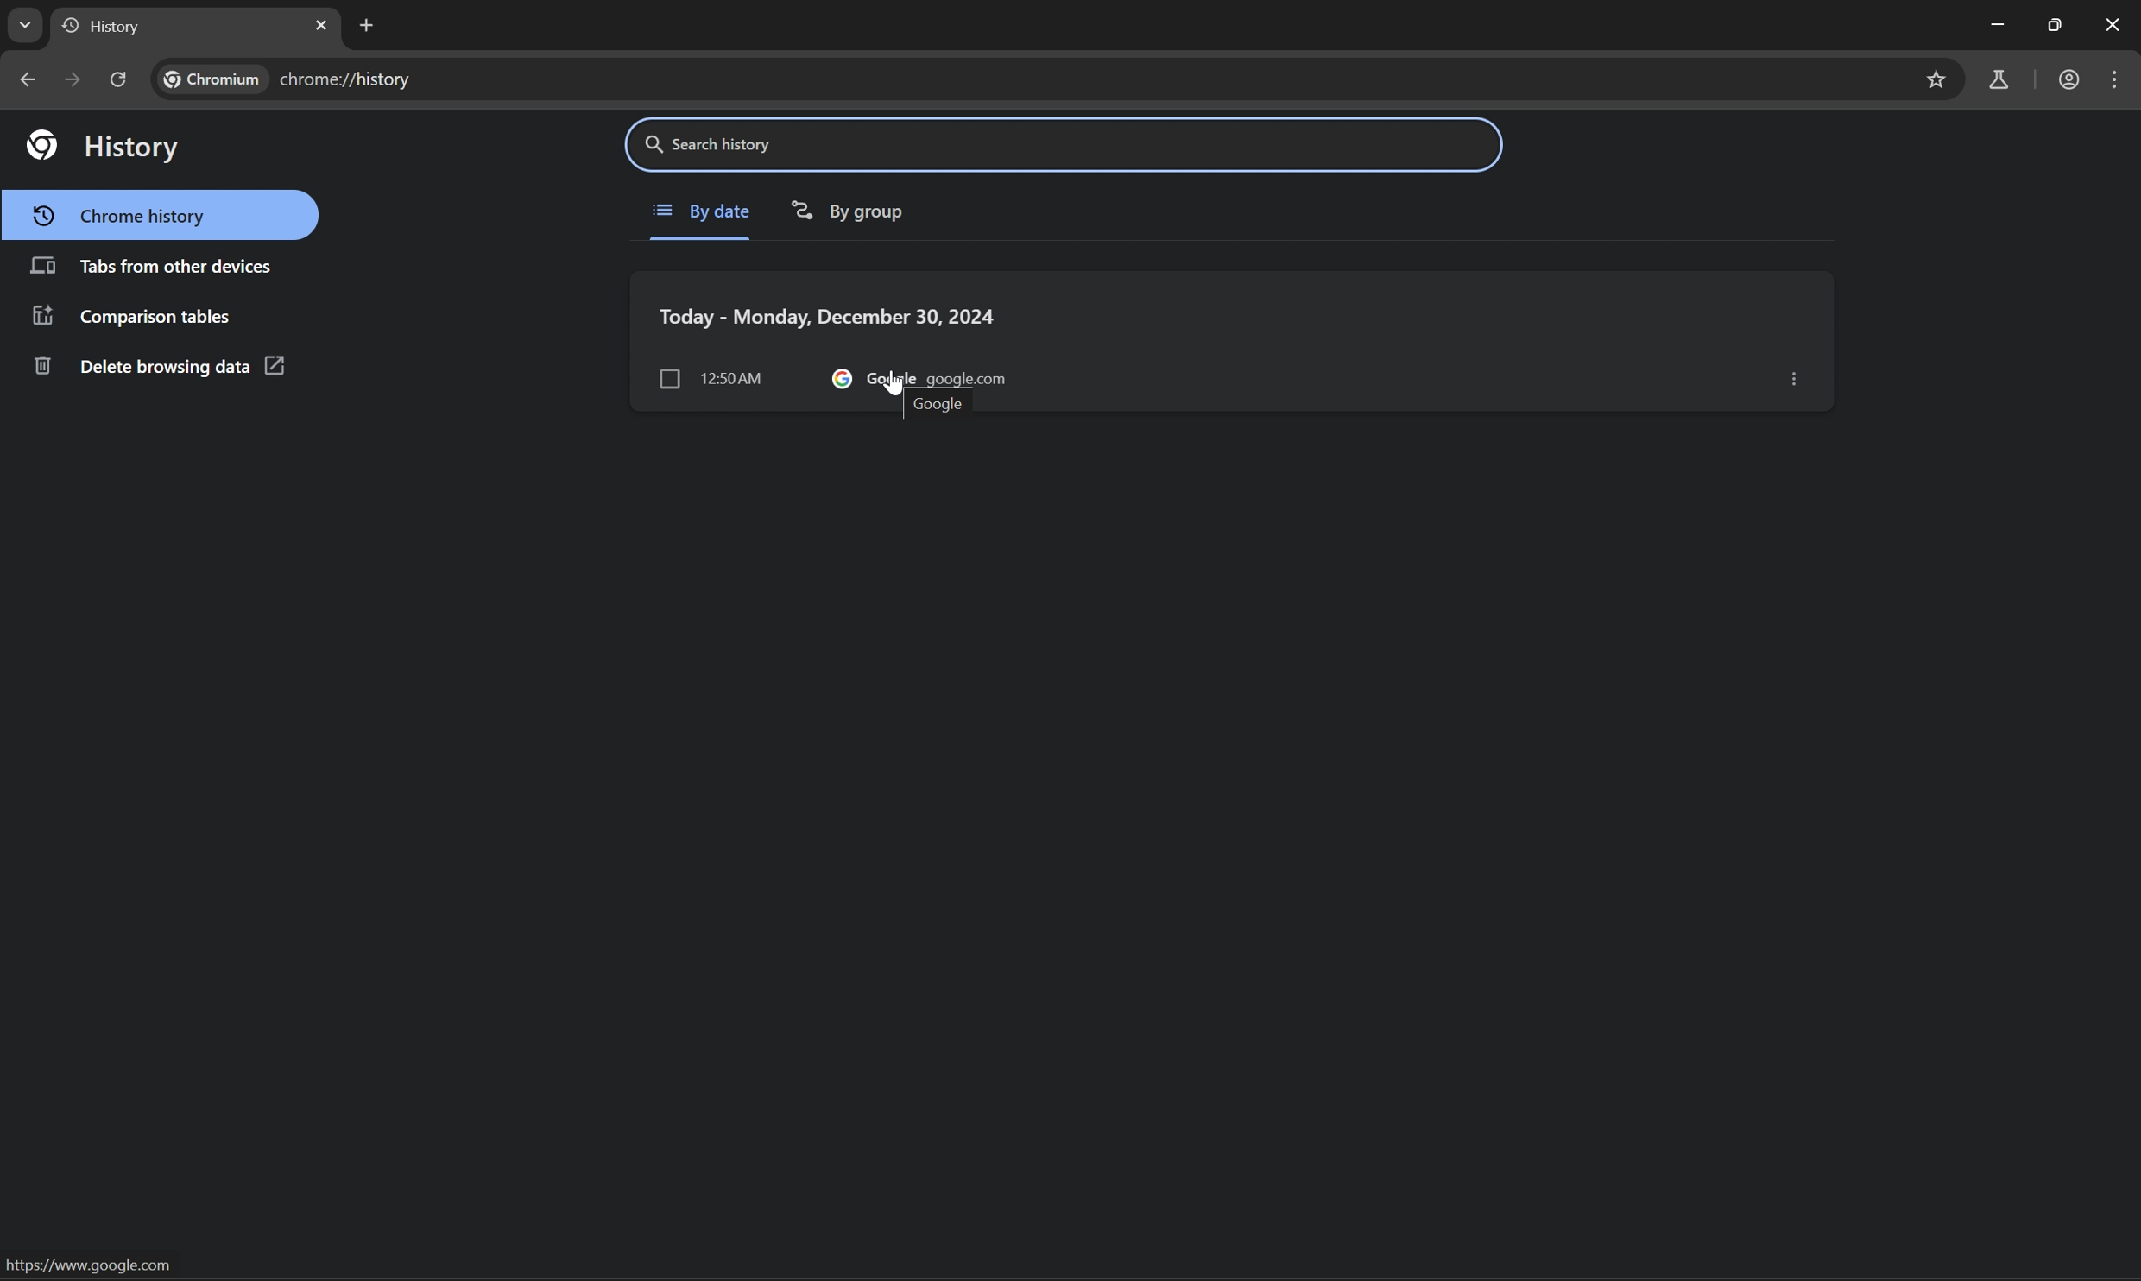  Describe the element at coordinates (102, 28) in the screenshot. I see `history` at that location.